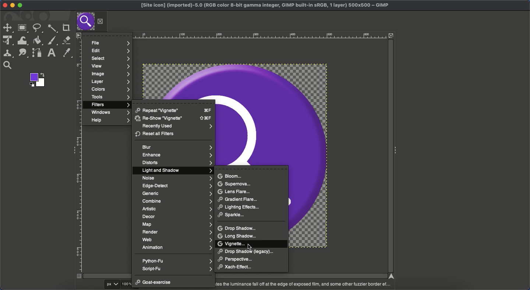 This screenshot has width=530, height=290. I want to click on Windows, so click(109, 113).